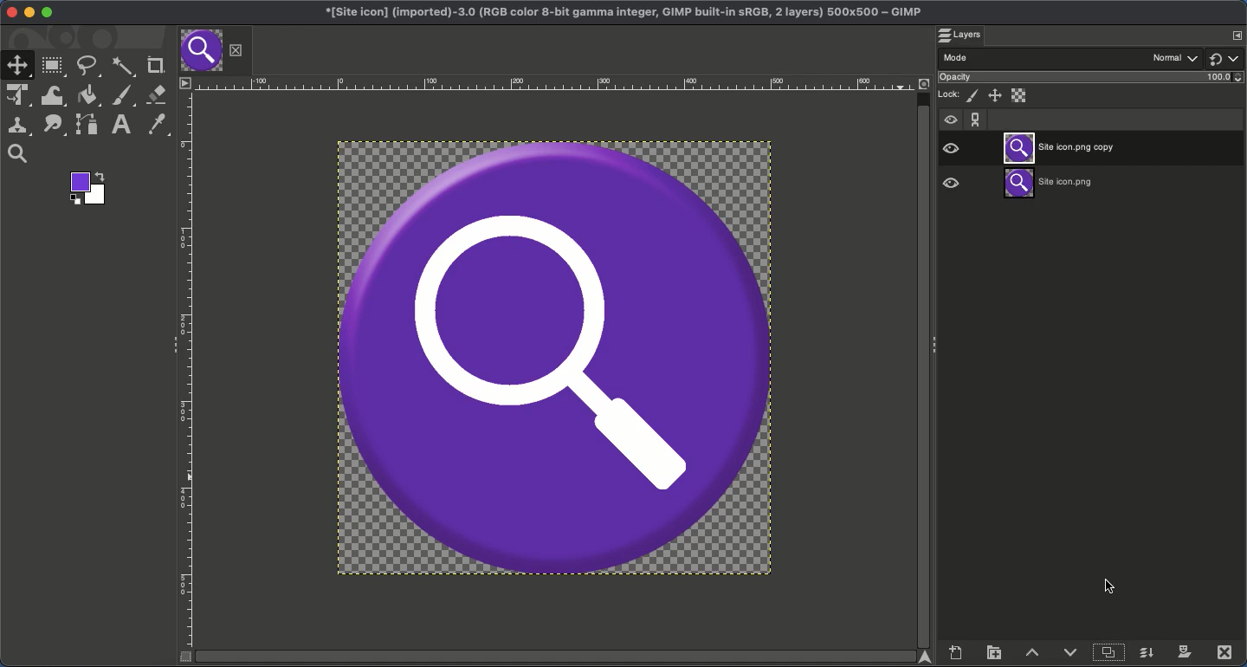 The width and height of the screenshot is (1247, 667). What do you see at coordinates (1113, 586) in the screenshot?
I see `cursor` at bounding box center [1113, 586].